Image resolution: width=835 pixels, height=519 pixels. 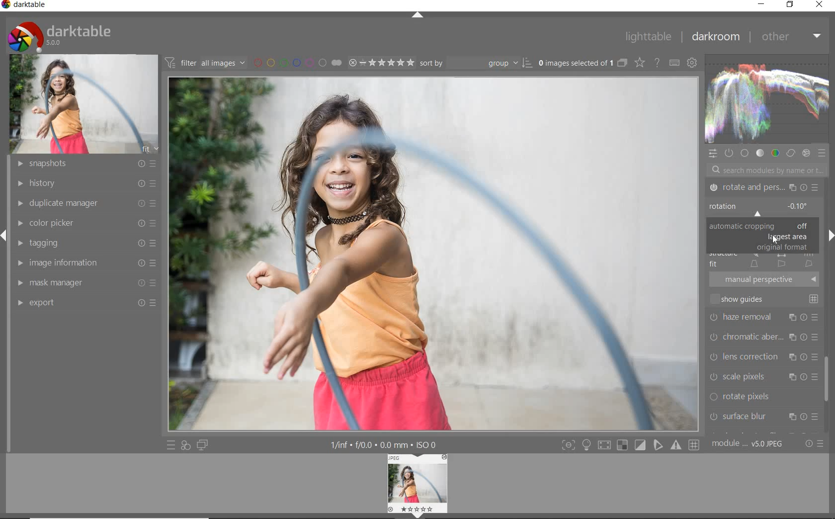 What do you see at coordinates (828, 374) in the screenshot?
I see `scrollbar` at bounding box center [828, 374].